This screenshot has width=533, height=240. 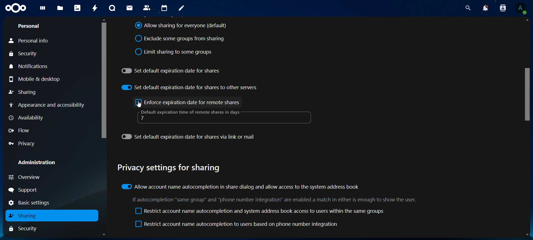 What do you see at coordinates (467, 8) in the screenshot?
I see `search` at bounding box center [467, 8].